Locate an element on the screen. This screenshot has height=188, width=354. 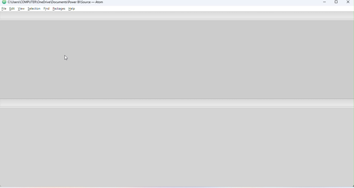
File is located at coordinates (4, 8).